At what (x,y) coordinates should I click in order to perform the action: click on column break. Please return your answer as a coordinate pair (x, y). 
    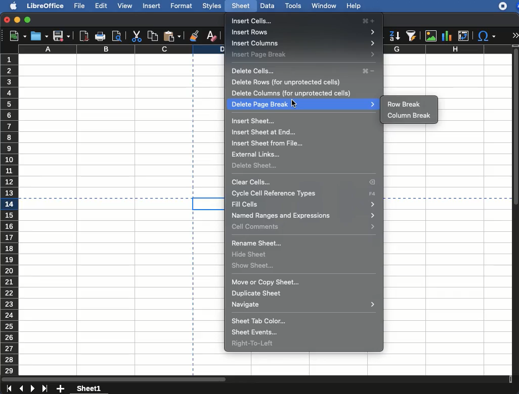
    Looking at the image, I should click on (409, 116).